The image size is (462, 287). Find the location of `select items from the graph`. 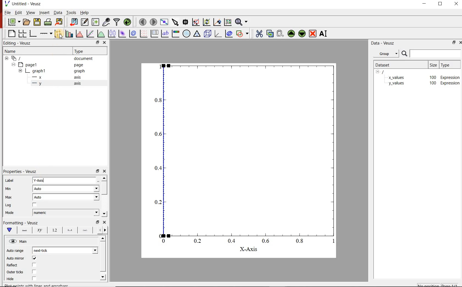

select items from the graph is located at coordinates (176, 22).